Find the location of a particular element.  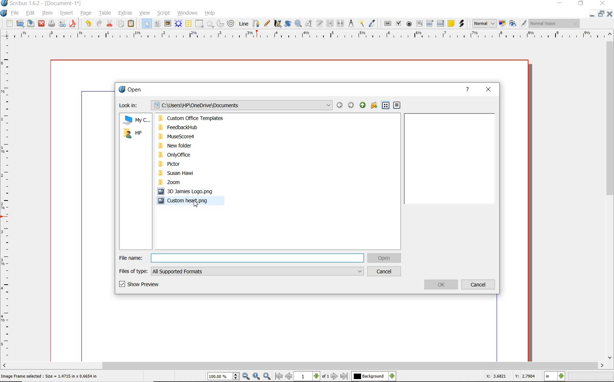

X: 3.6821 Y: 2.7904 is located at coordinates (510, 377).